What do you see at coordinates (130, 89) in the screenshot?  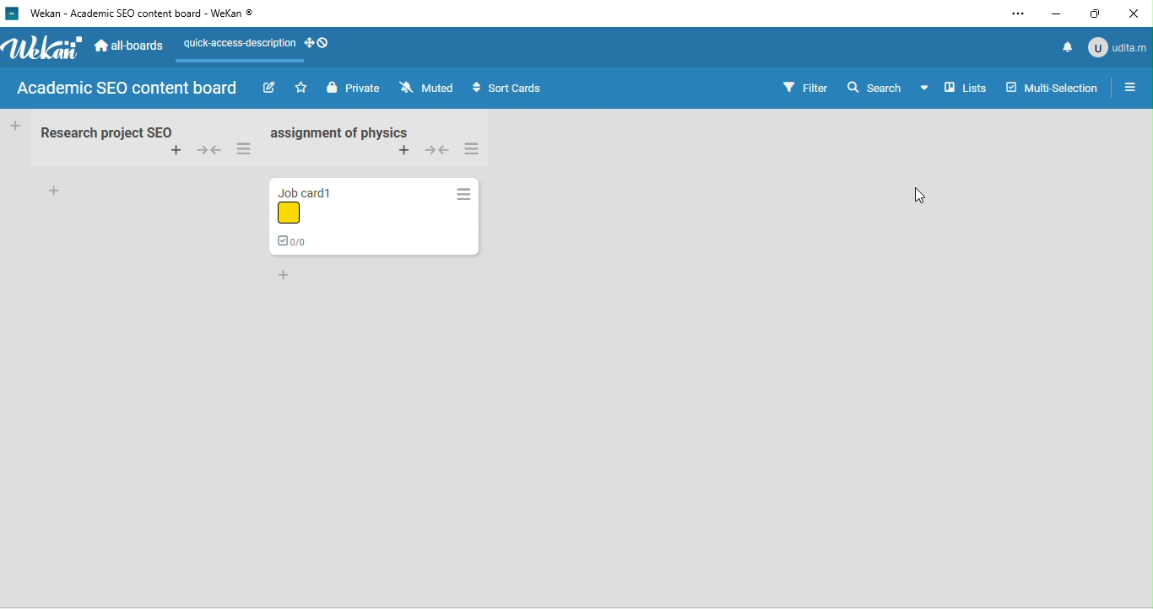 I see `academic seo content board` at bounding box center [130, 89].